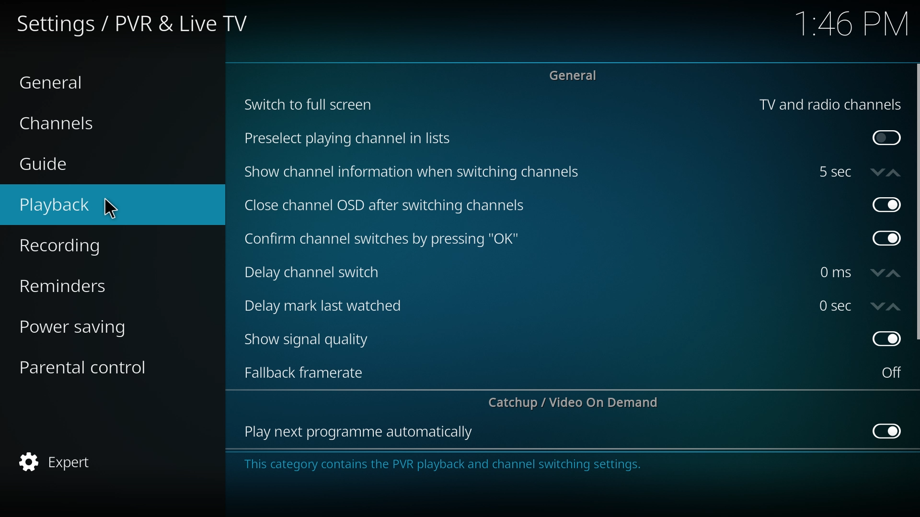 This screenshot has width=920, height=517. Describe the element at coordinates (835, 272) in the screenshot. I see `time` at that location.